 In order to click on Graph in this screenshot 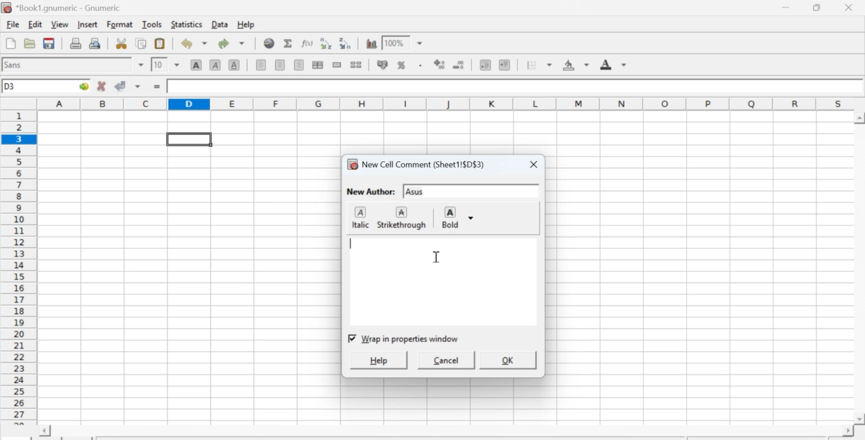, I will do `click(372, 43)`.